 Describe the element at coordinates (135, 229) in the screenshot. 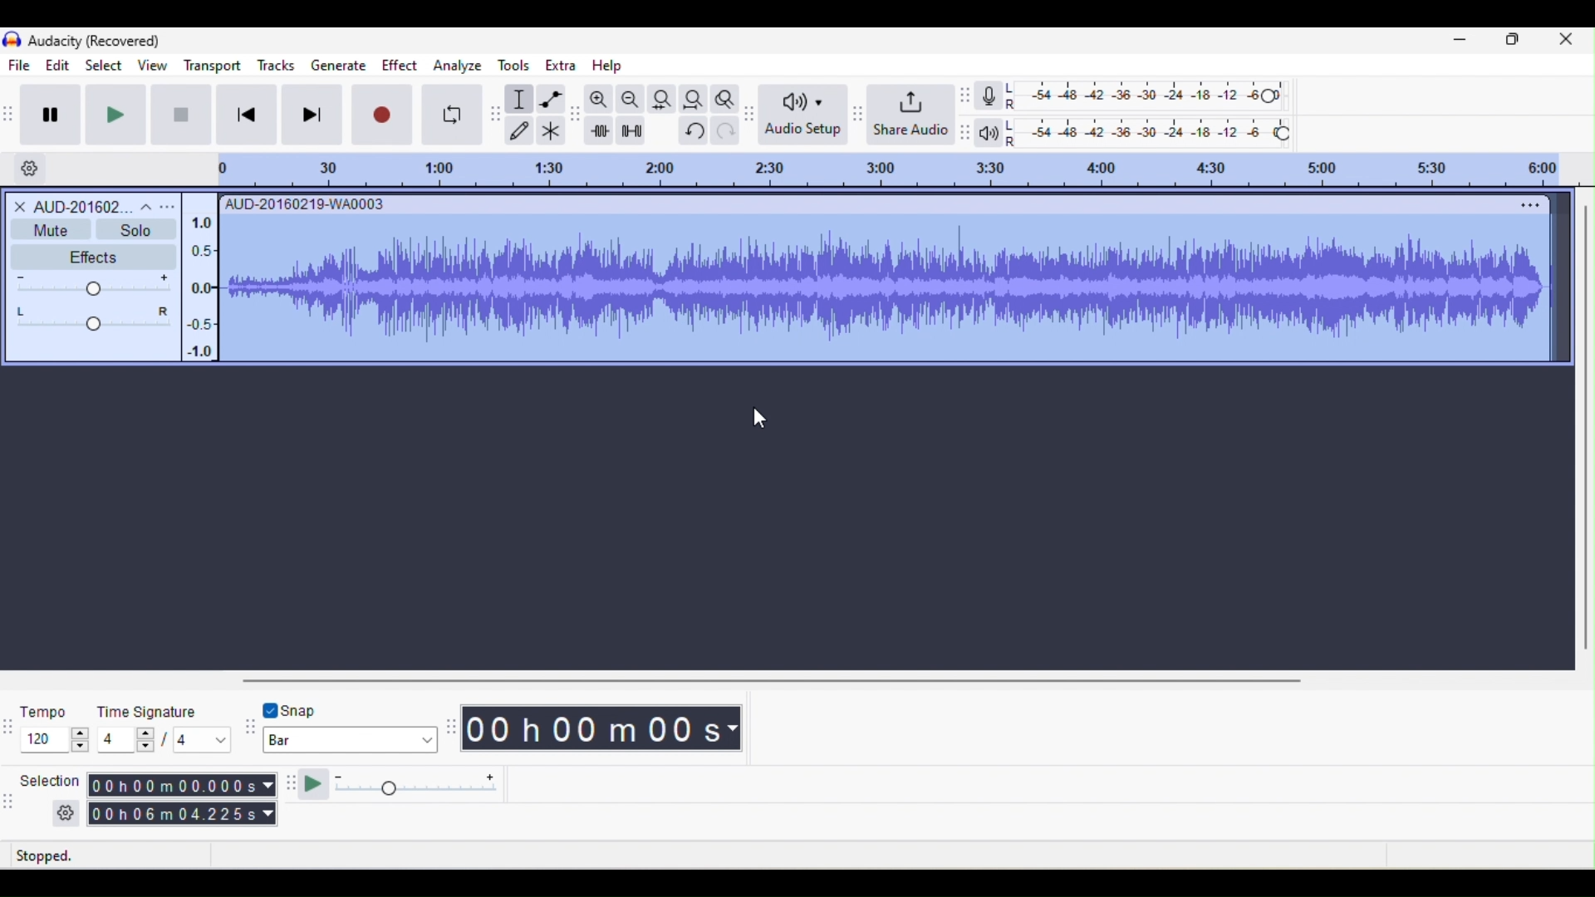

I see `Solo` at that location.